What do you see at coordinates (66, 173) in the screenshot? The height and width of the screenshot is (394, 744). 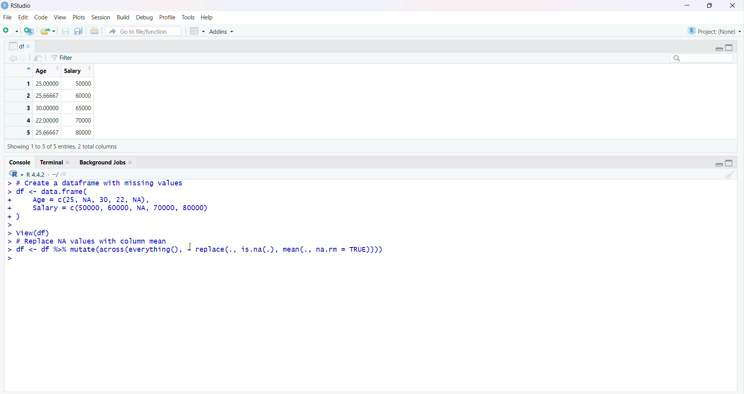 I see `View the current working directory` at bounding box center [66, 173].